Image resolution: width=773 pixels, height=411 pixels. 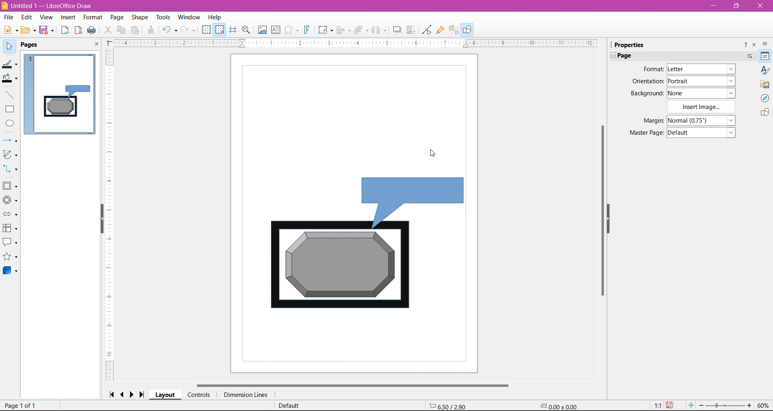 I want to click on Properties, so click(x=765, y=56).